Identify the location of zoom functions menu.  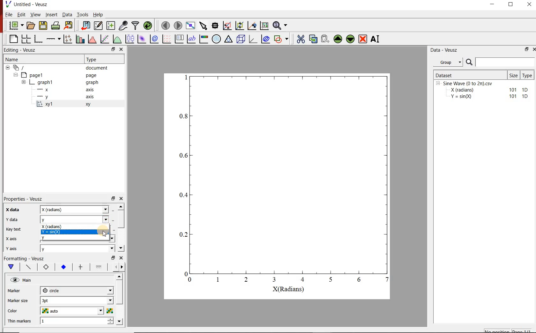
(281, 25).